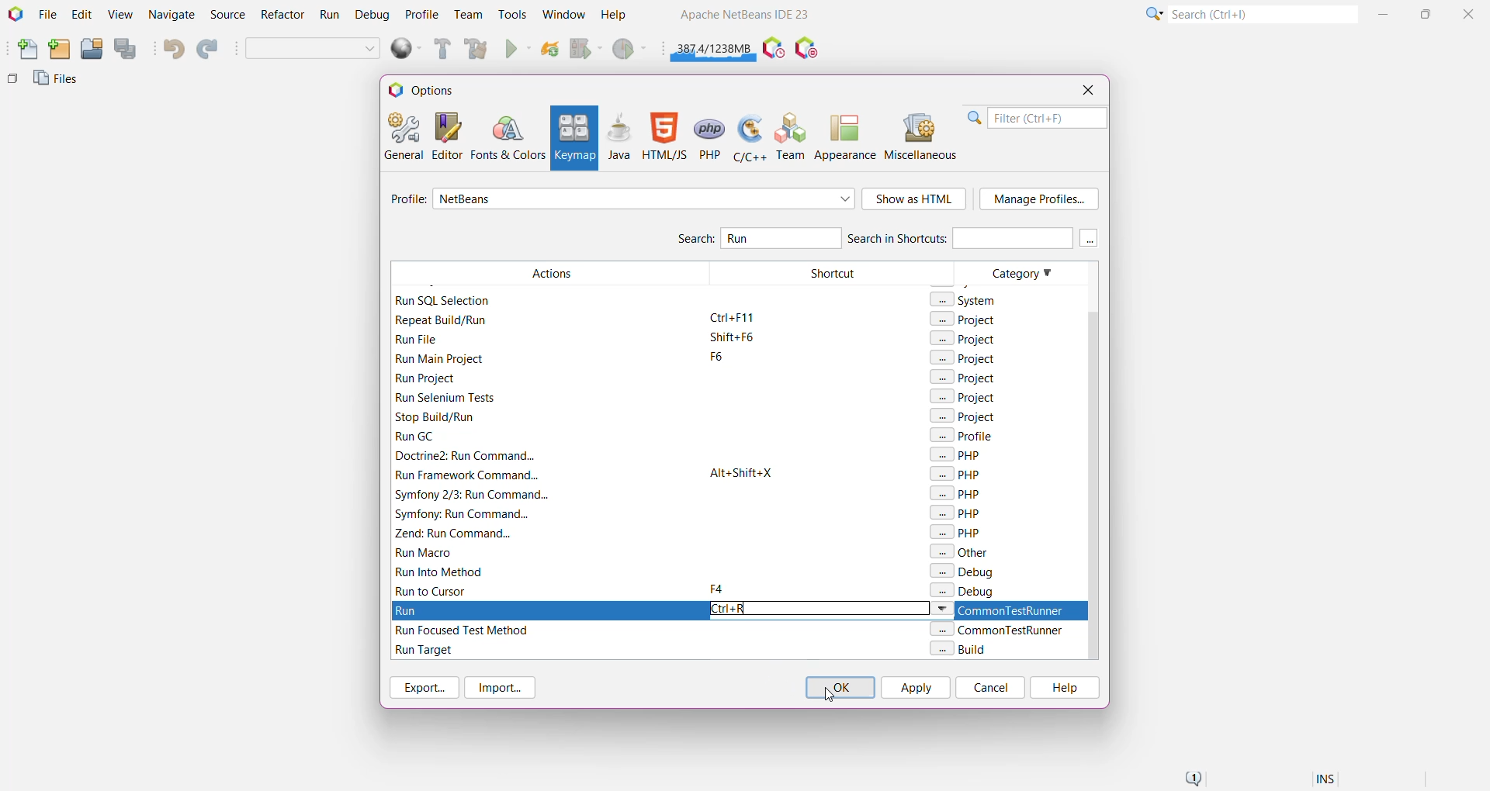 Image resolution: width=1490 pixels, height=791 pixels. What do you see at coordinates (444, 136) in the screenshot?
I see `Editor` at bounding box center [444, 136].